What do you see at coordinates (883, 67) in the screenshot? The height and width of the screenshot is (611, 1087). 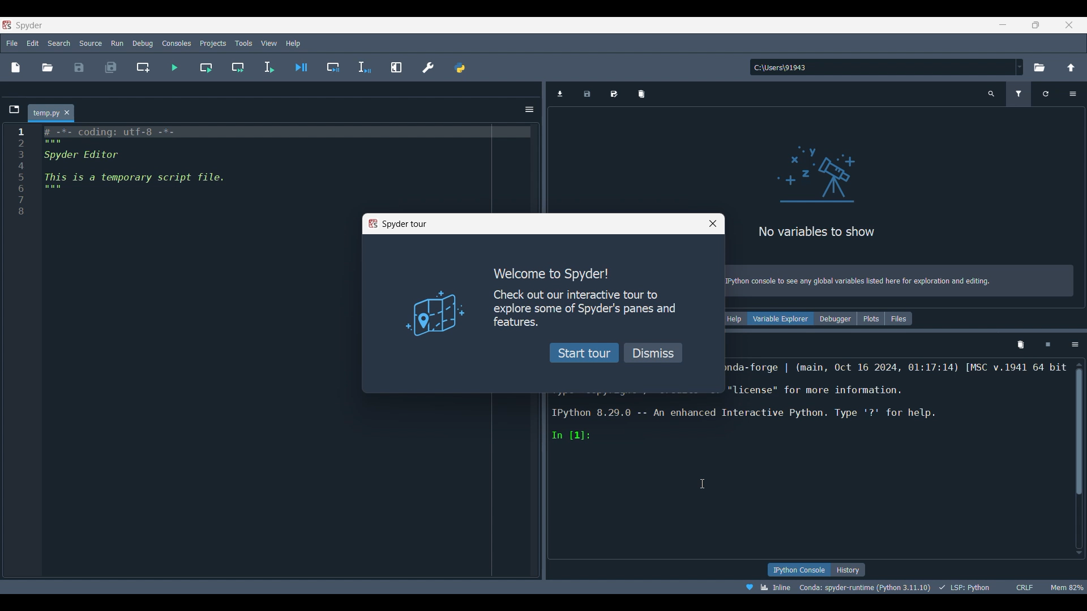 I see `Enter location` at bounding box center [883, 67].